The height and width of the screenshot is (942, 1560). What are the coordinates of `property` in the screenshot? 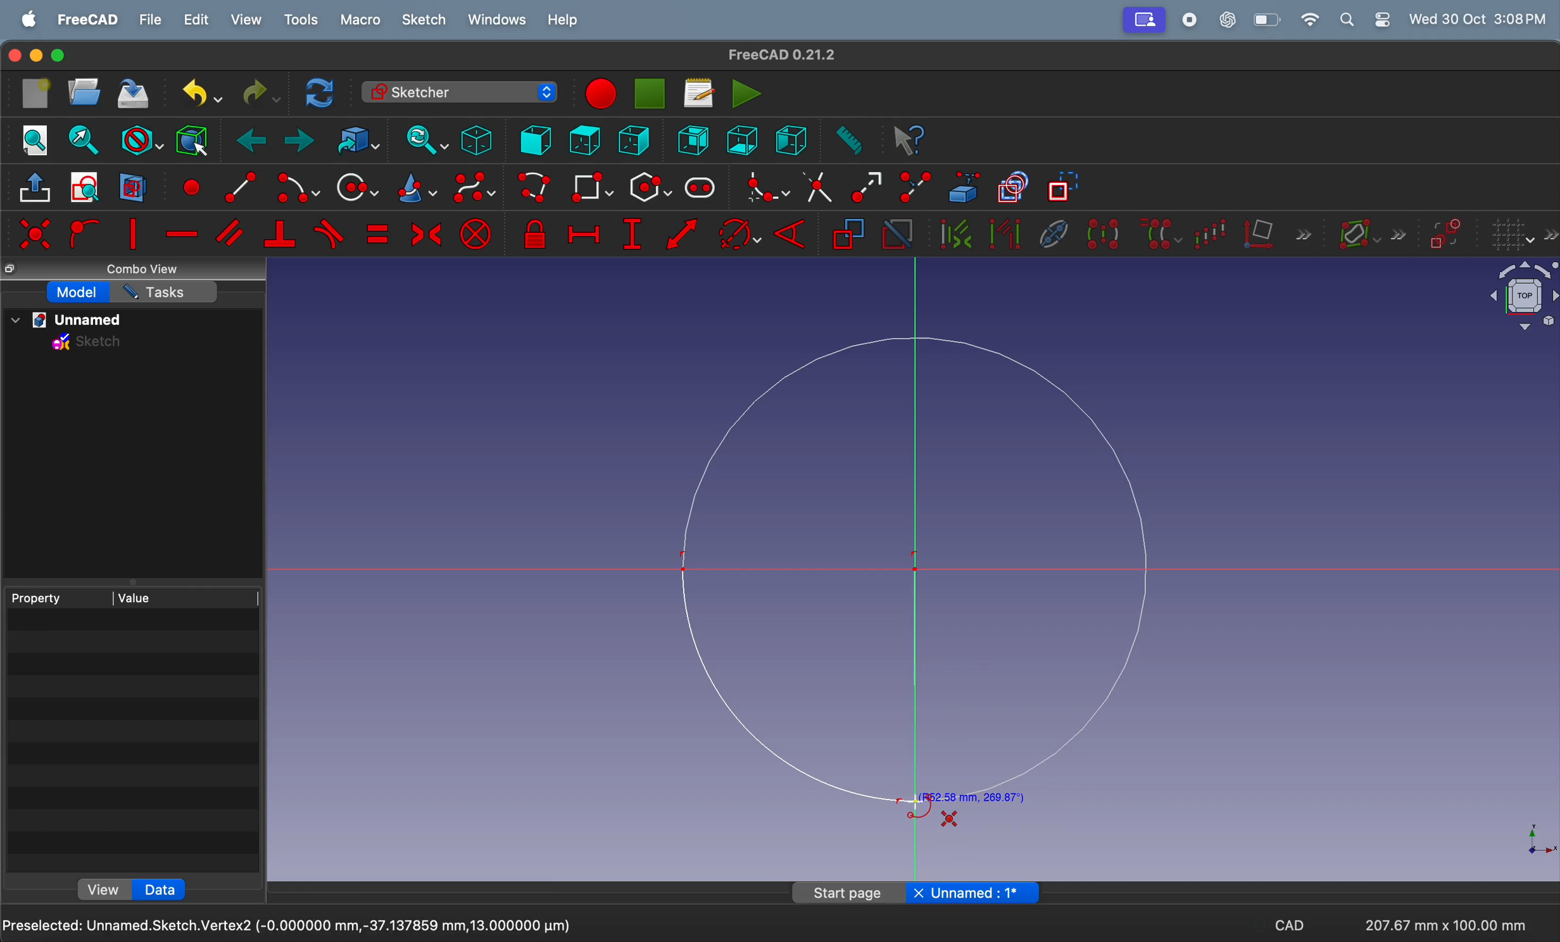 It's located at (58, 597).